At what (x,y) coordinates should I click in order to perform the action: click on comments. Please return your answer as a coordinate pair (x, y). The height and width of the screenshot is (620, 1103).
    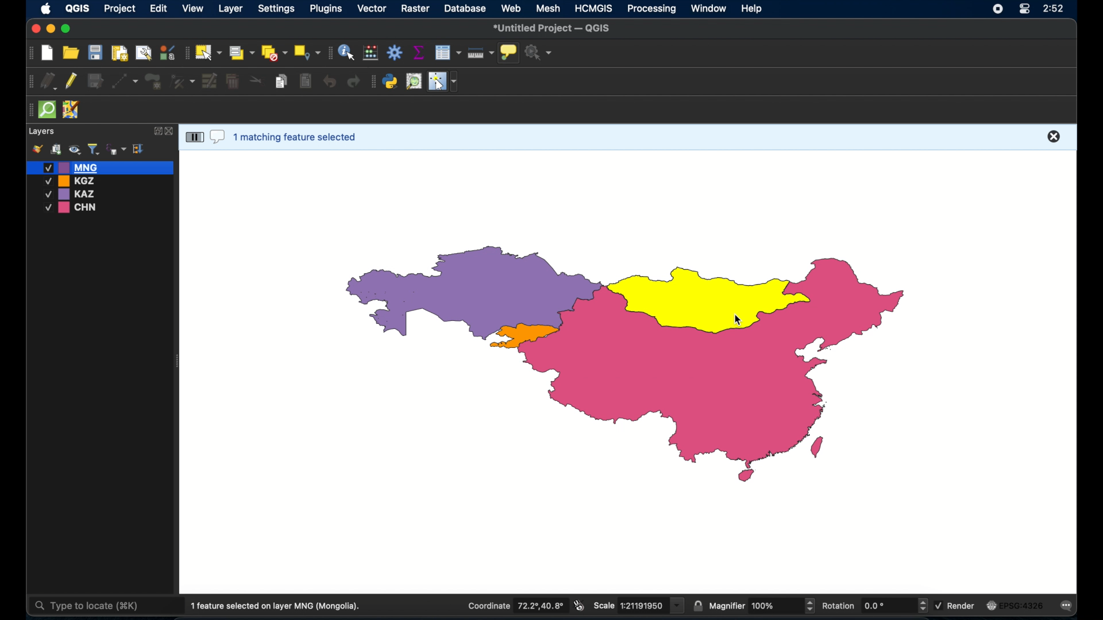
    Looking at the image, I should click on (217, 138).